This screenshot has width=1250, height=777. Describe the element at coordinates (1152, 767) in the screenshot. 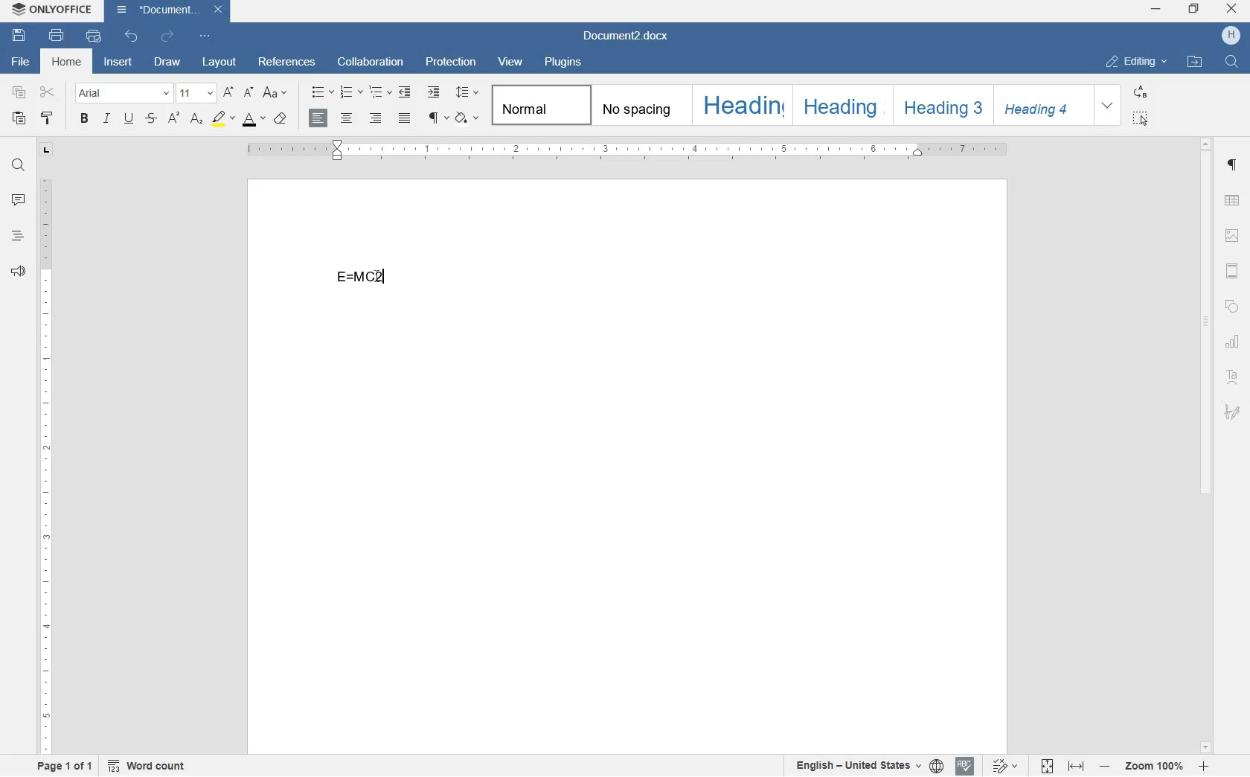

I see `zoom in or zoom out` at that location.